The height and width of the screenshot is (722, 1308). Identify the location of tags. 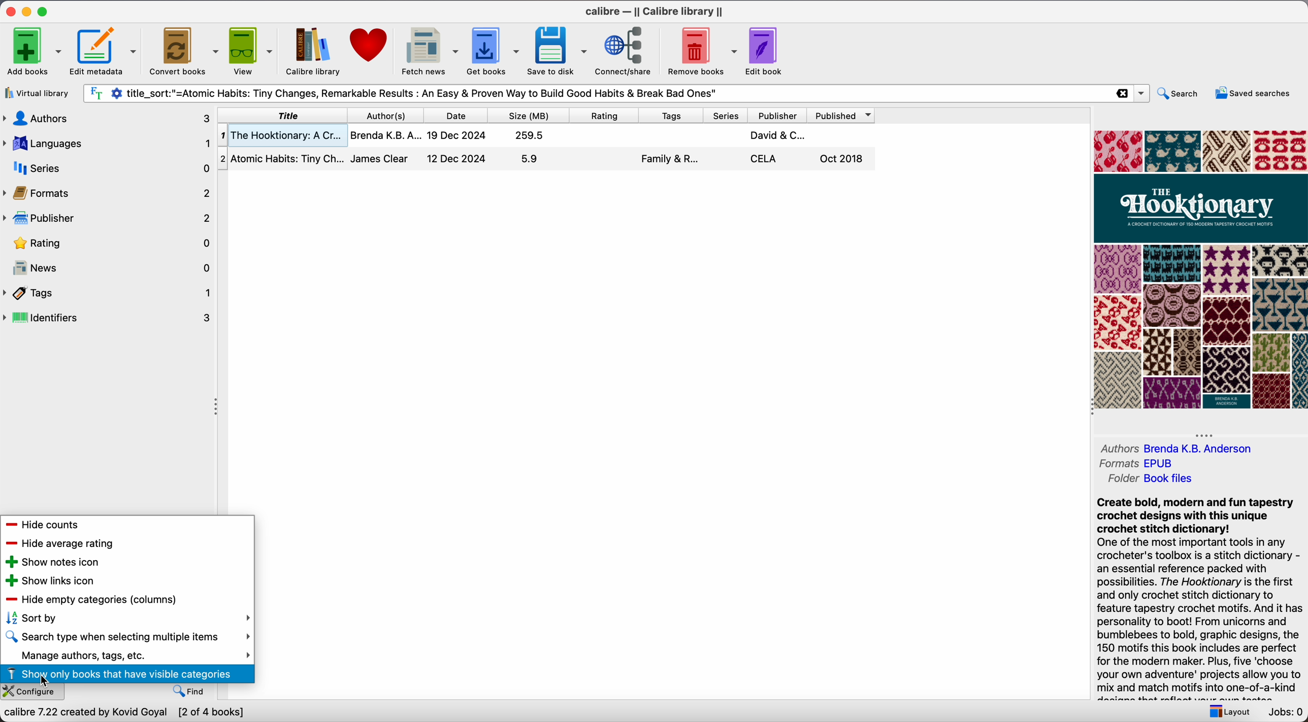
(110, 294).